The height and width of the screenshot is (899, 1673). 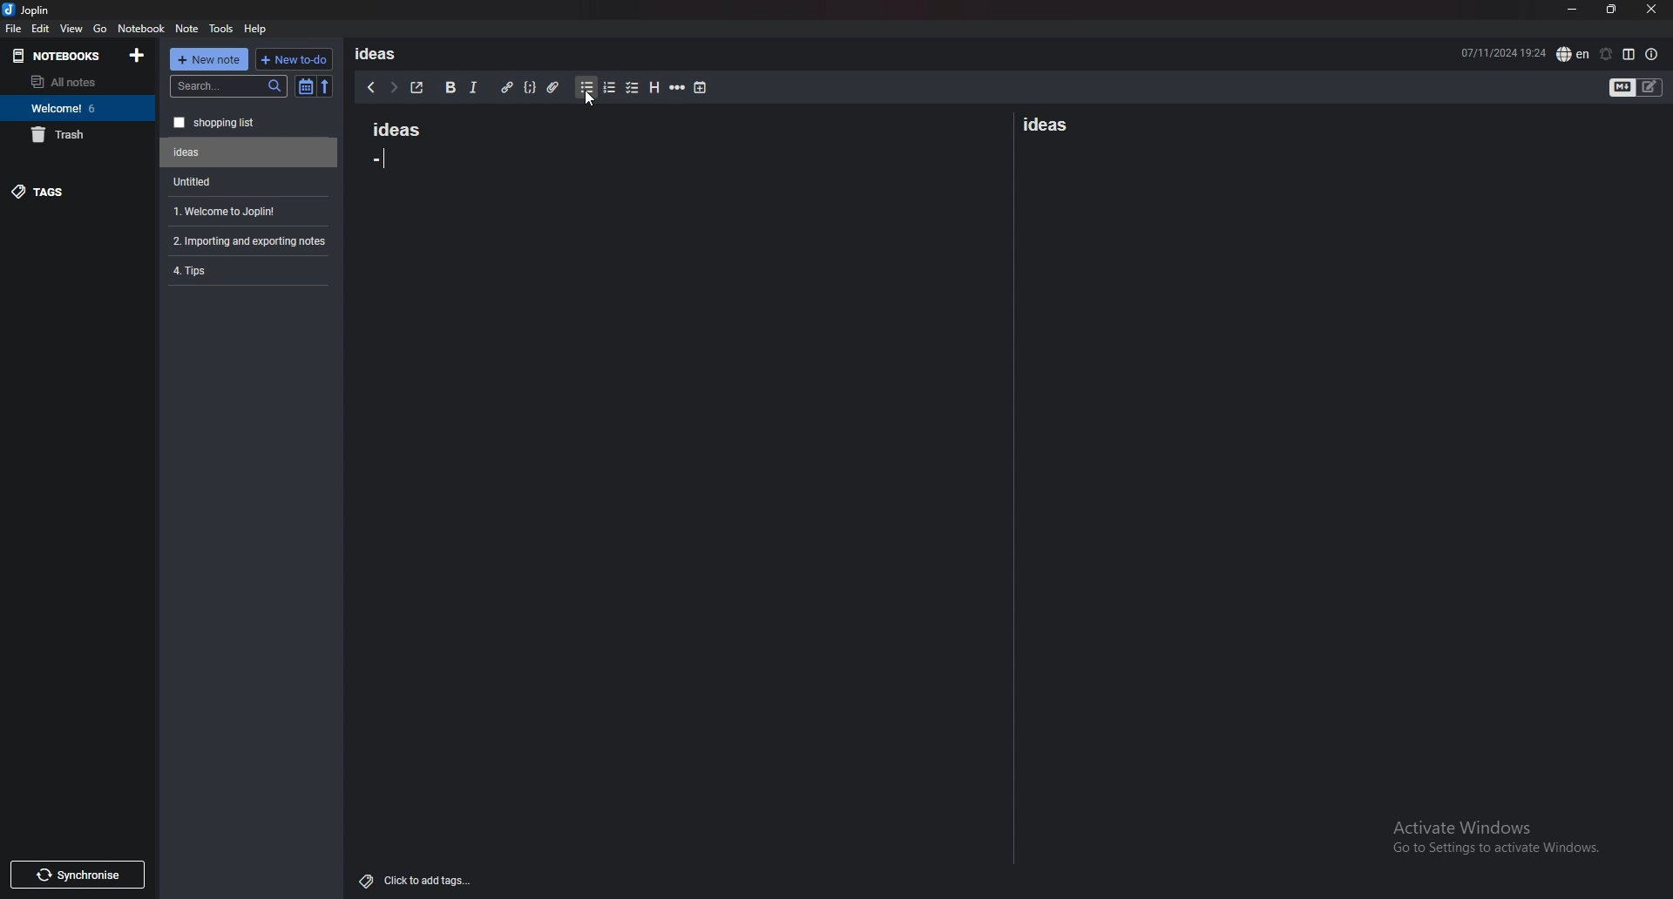 What do you see at coordinates (1573, 54) in the screenshot?
I see `spell check` at bounding box center [1573, 54].